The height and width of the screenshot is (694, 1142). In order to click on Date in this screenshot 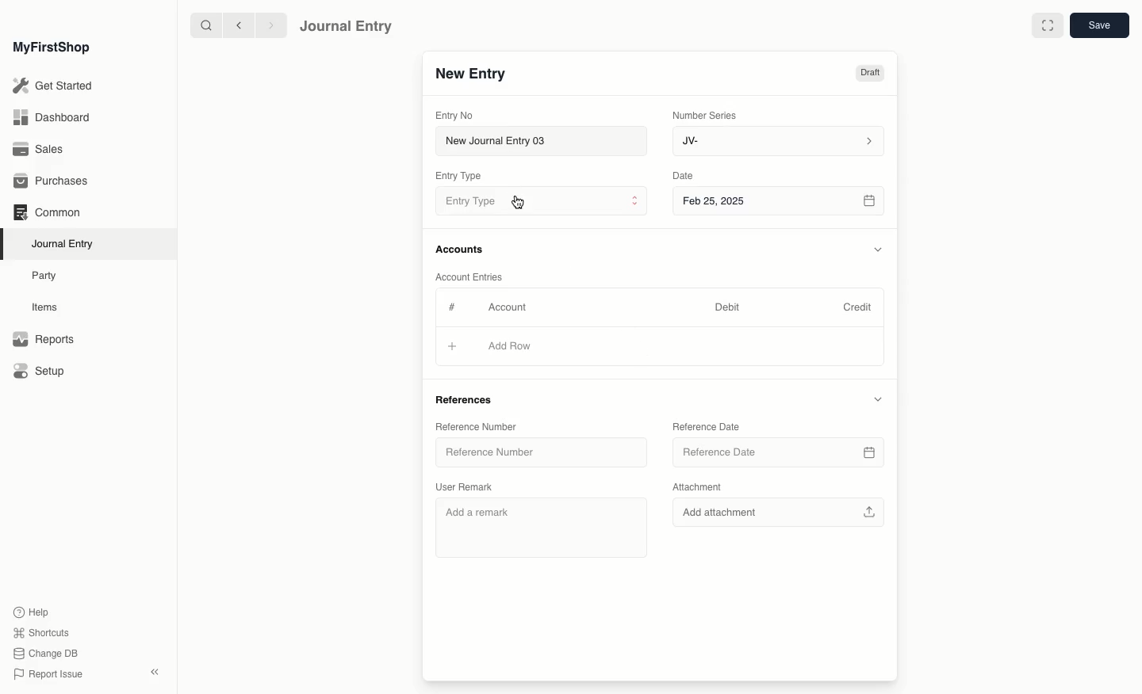, I will do `click(684, 176)`.